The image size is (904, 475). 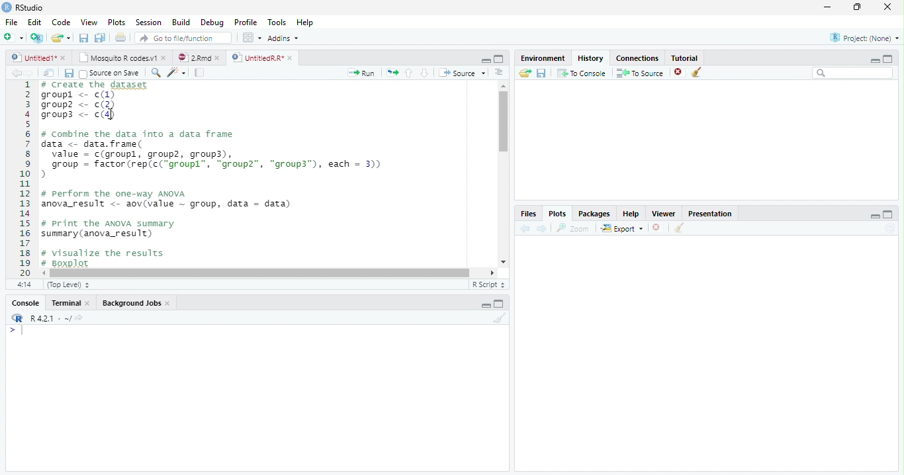 What do you see at coordinates (502, 320) in the screenshot?
I see `Clear console` at bounding box center [502, 320].